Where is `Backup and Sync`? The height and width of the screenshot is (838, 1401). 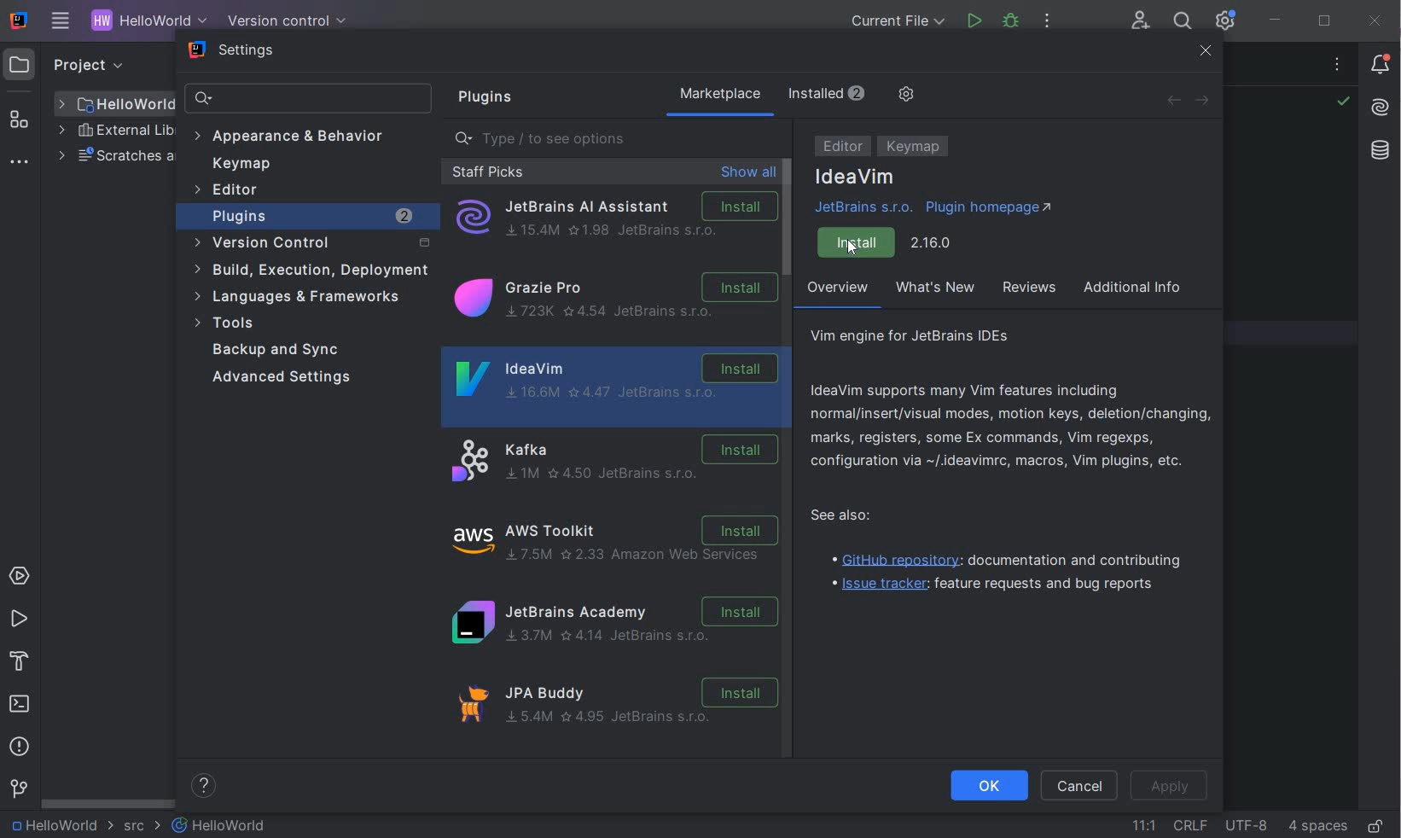
Backup and Sync is located at coordinates (281, 350).